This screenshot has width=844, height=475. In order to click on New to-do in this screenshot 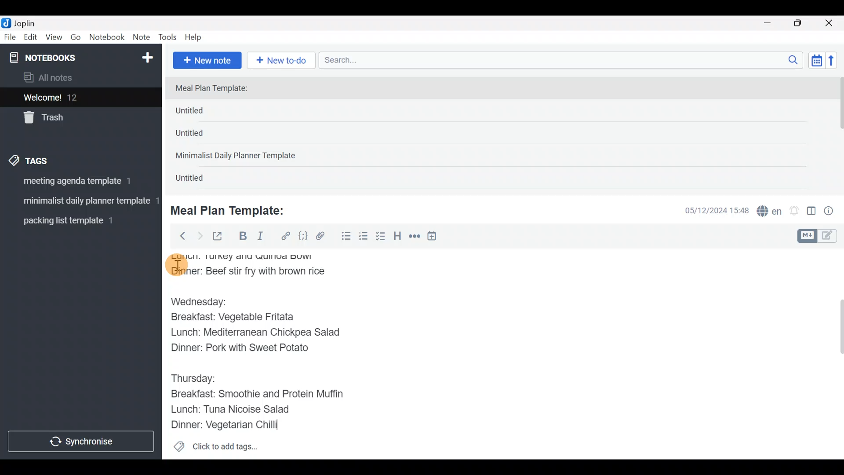, I will do `click(283, 61)`.